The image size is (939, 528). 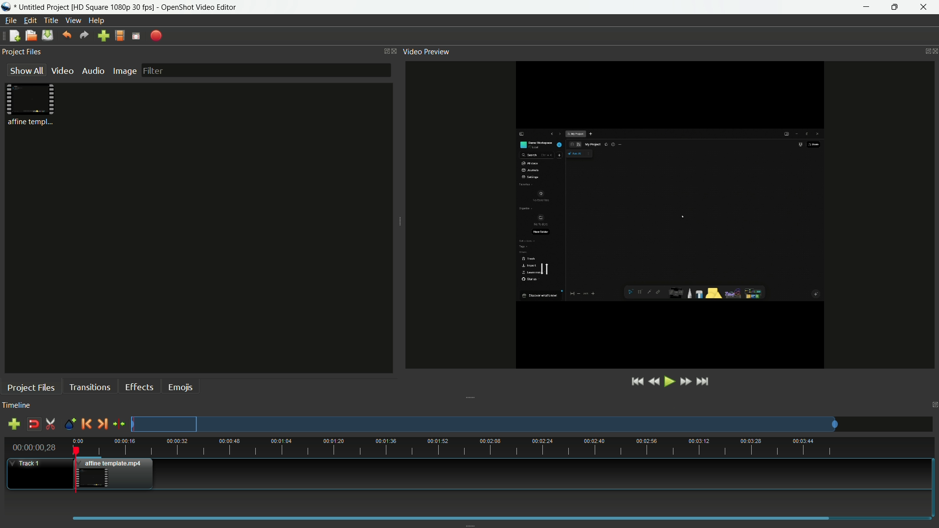 What do you see at coordinates (89, 387) in the screenshot?
I see `transitions` at bounding box center [89, 387].